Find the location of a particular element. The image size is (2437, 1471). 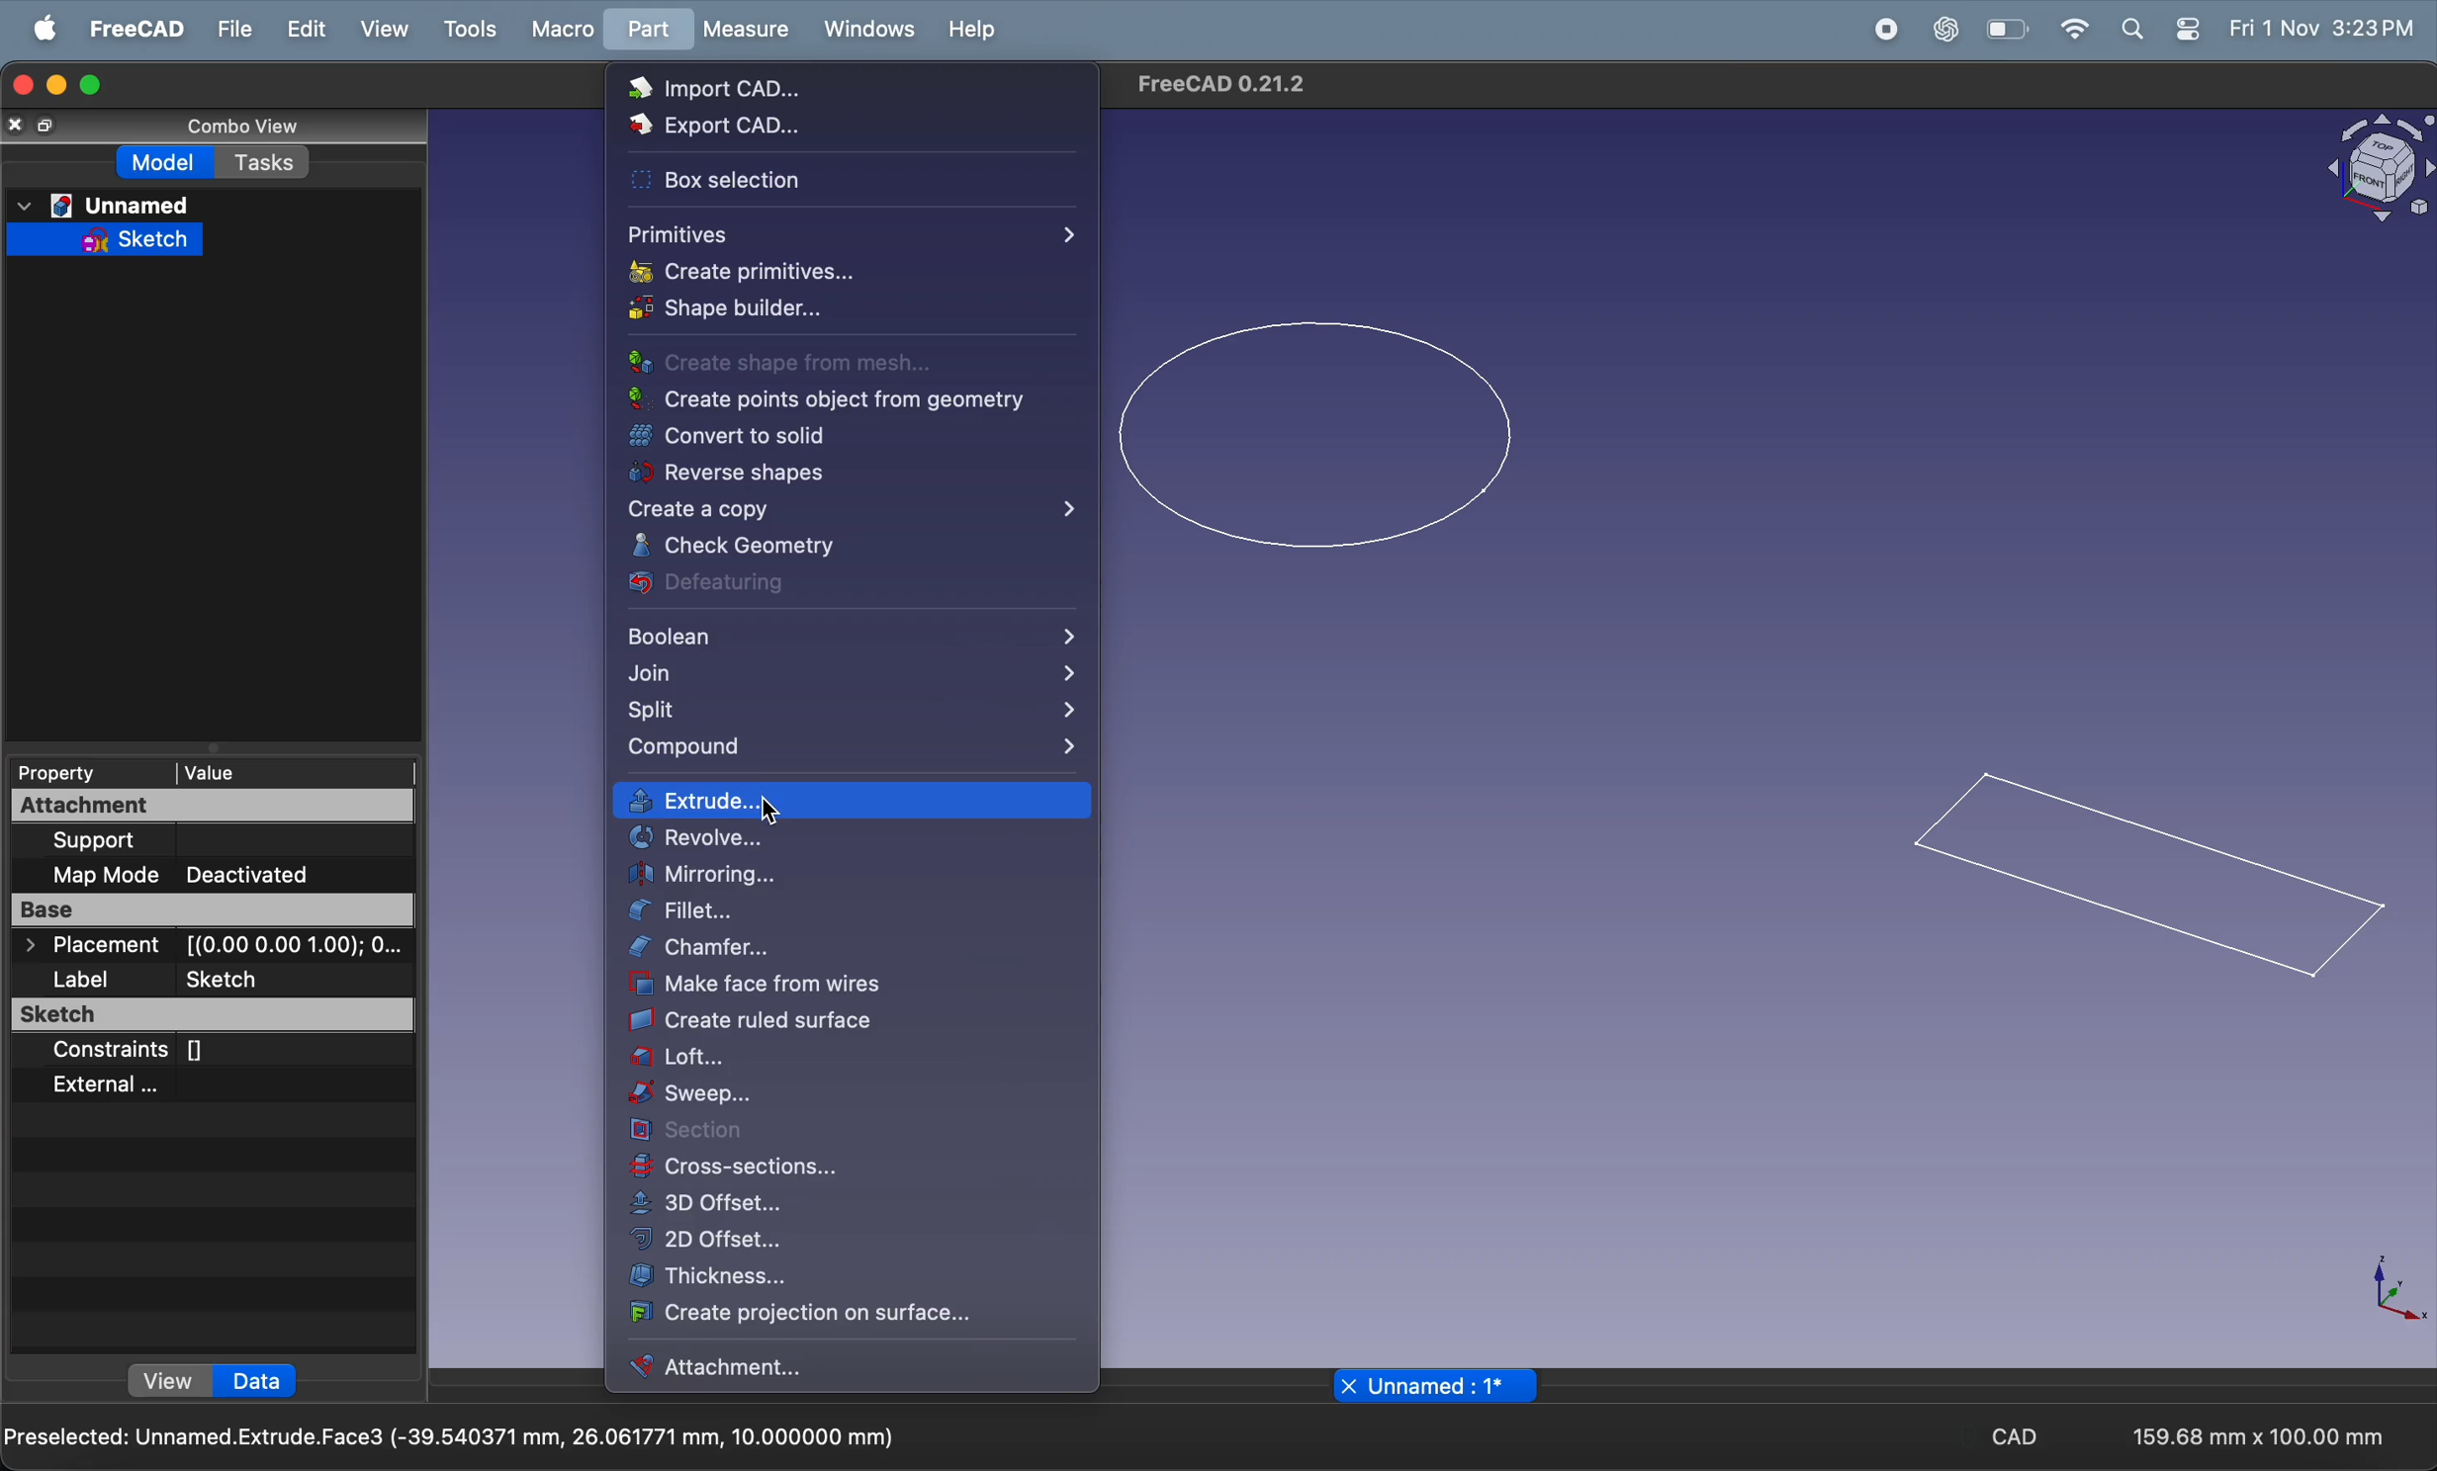

cursor is located at coordinates (773, 812).